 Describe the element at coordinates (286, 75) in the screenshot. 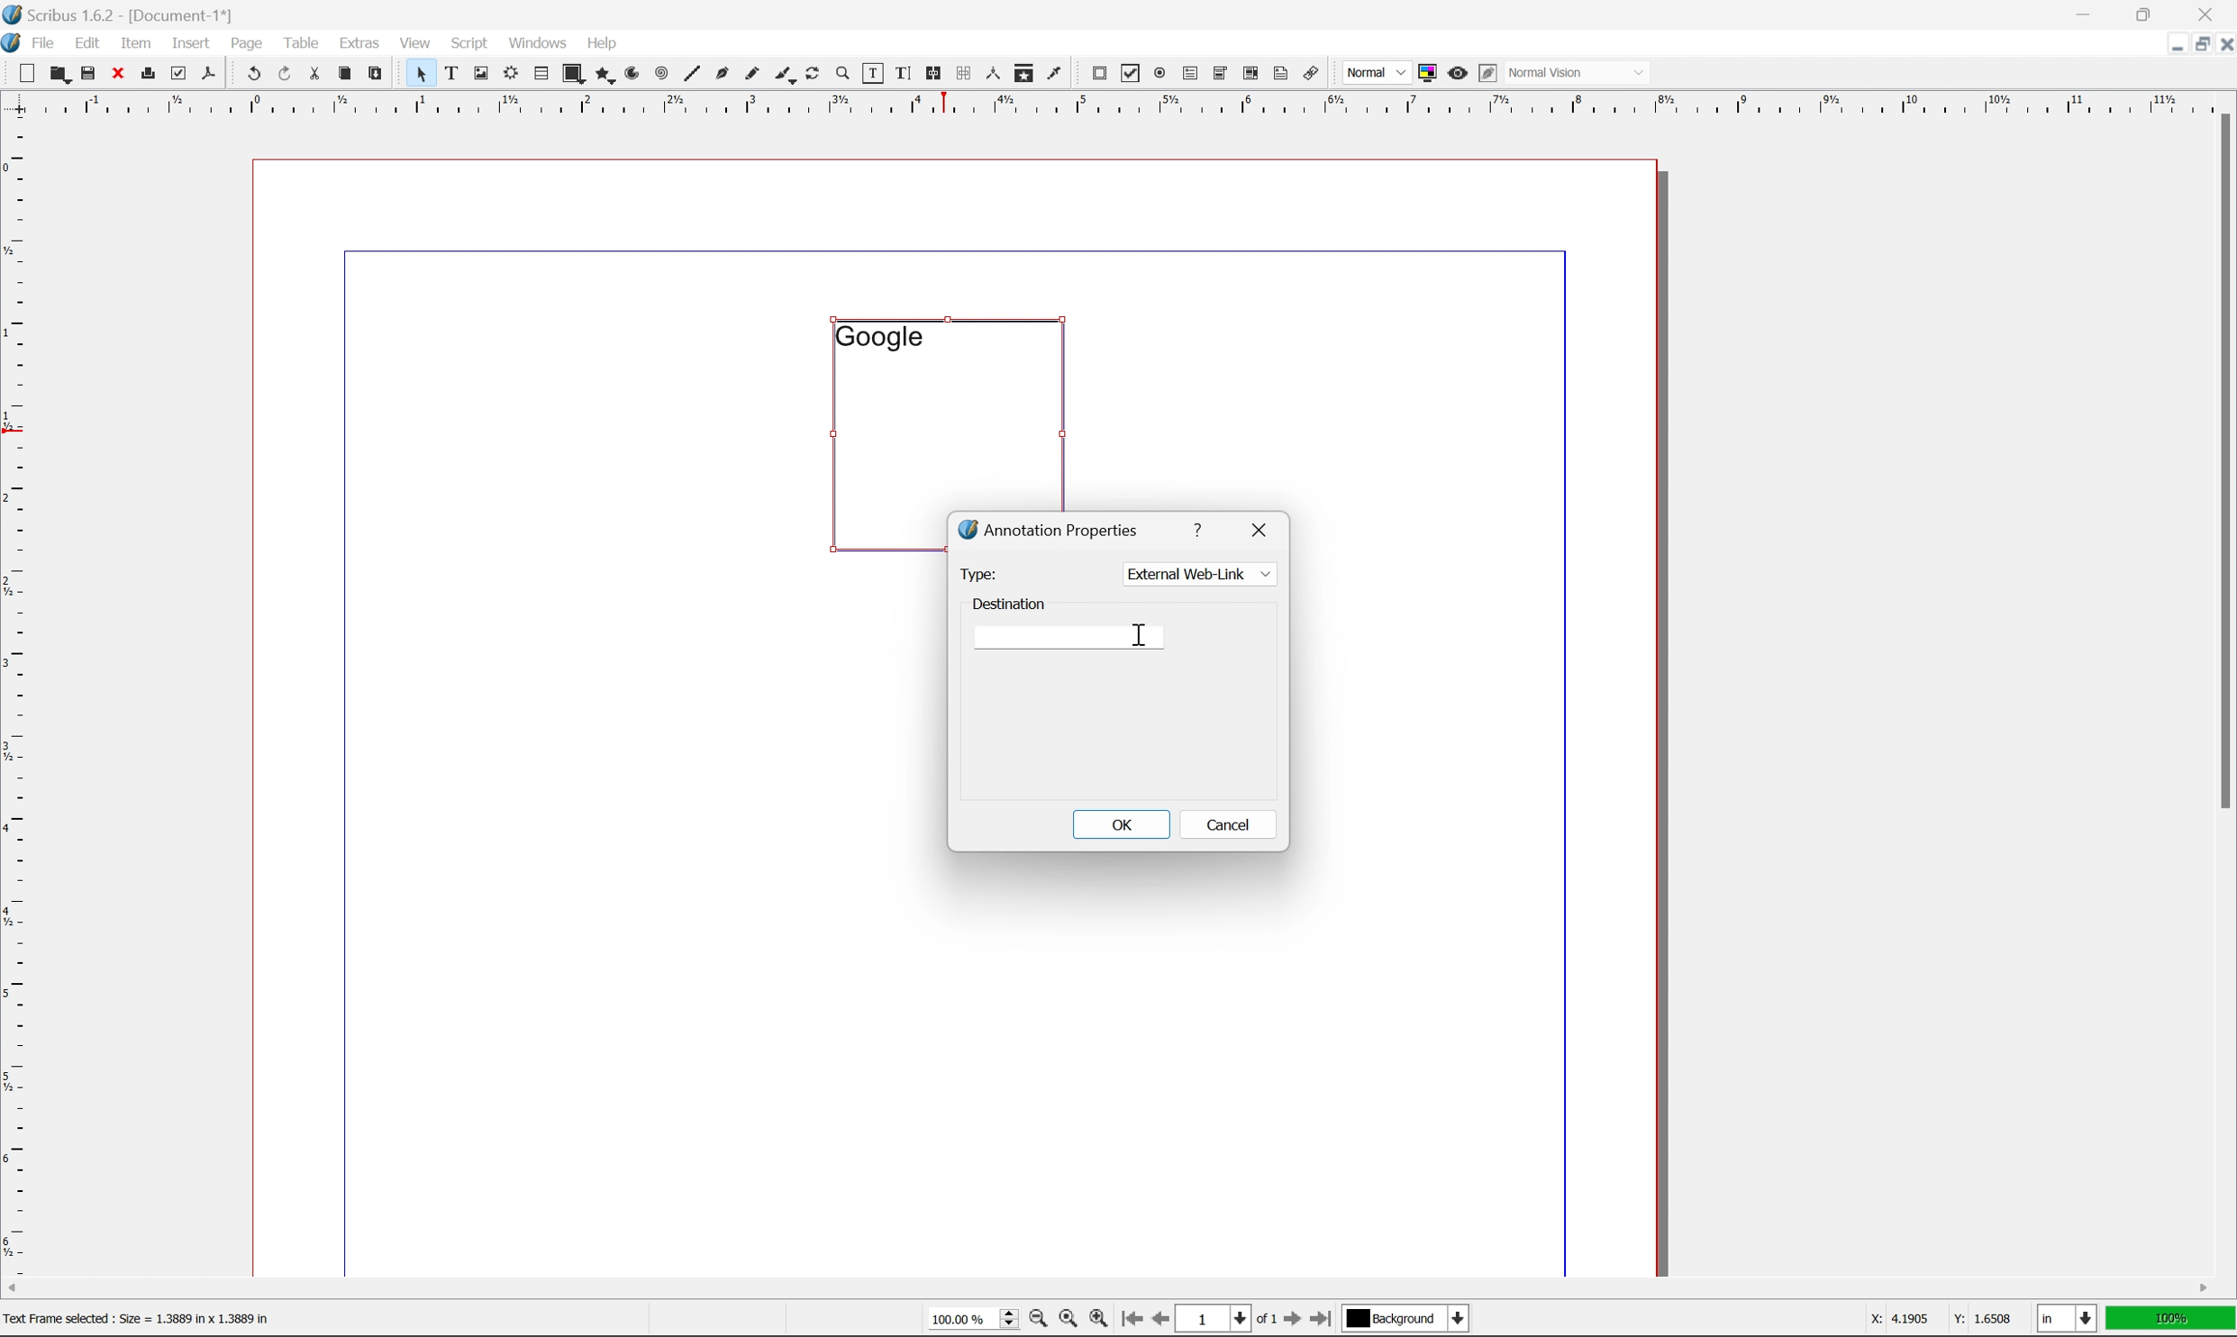

I see `redo` at that location.